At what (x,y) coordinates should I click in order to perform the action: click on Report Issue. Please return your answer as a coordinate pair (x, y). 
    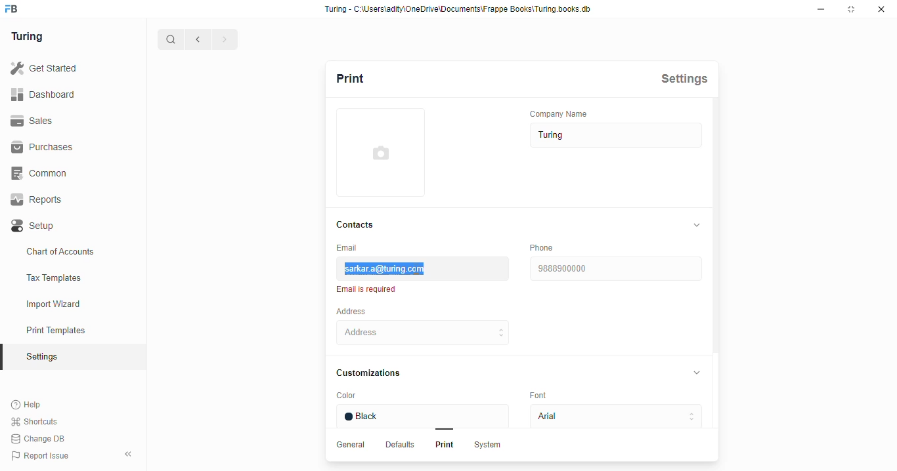
    Looking at the image, I should click on (46, 454).